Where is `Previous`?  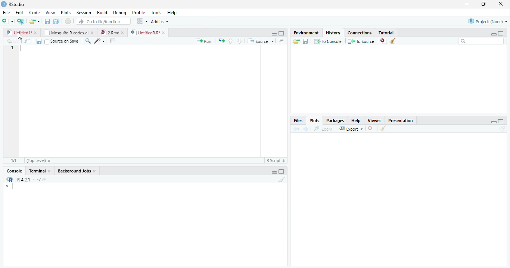 Previous is located at coordinates (8, 41).